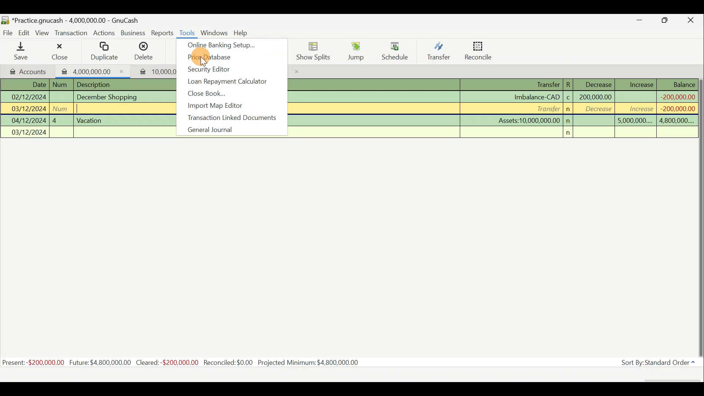  What do you see at coordinates (314, 51) in the screenshot?
I see `Show splits` at bounding box center [314, 51].